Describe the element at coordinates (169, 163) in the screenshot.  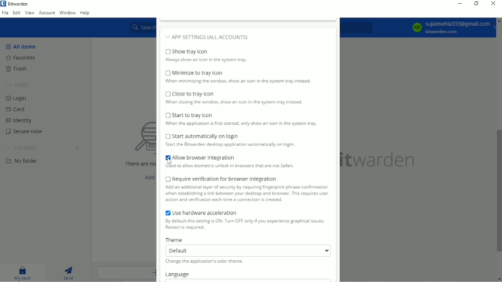
I see `Cursor` at that location.